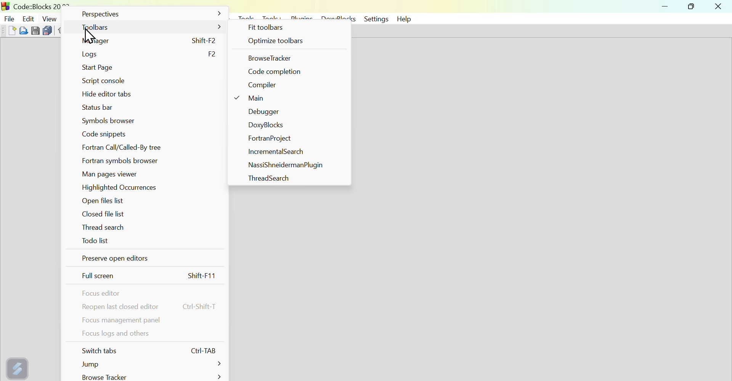 The image size is (732, 381). Describe the element at coordinates (88, 37) in the screenshot. I see `Cursor` at that location.